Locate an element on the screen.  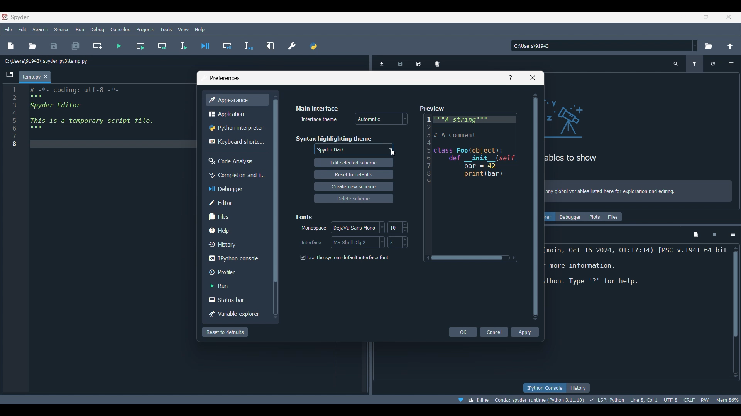
inline is located at coordinates (471, 399).